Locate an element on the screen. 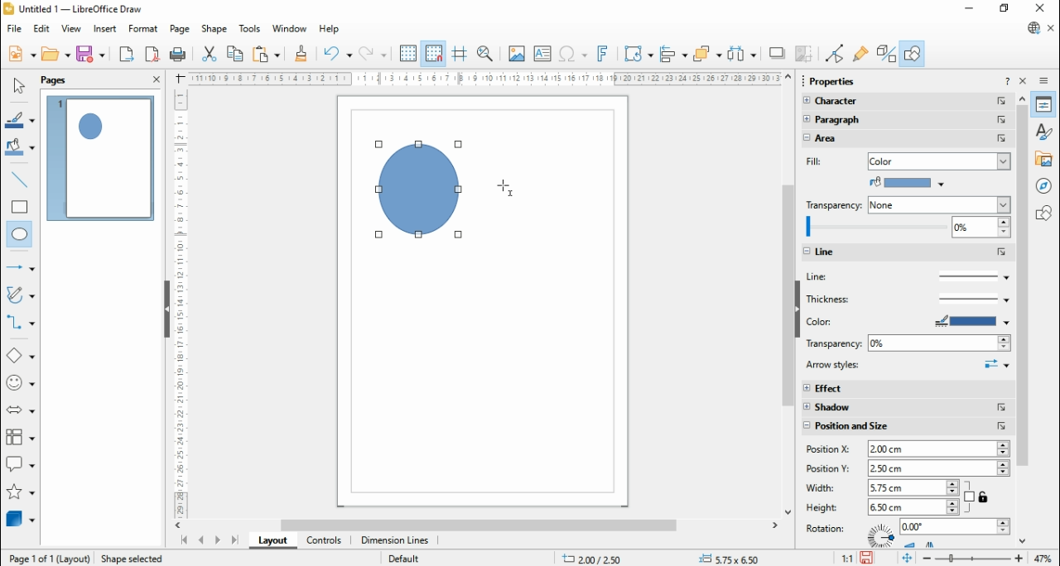 This screenshot has width=1060, height=566. insert image is located at coordinates (516, 53).